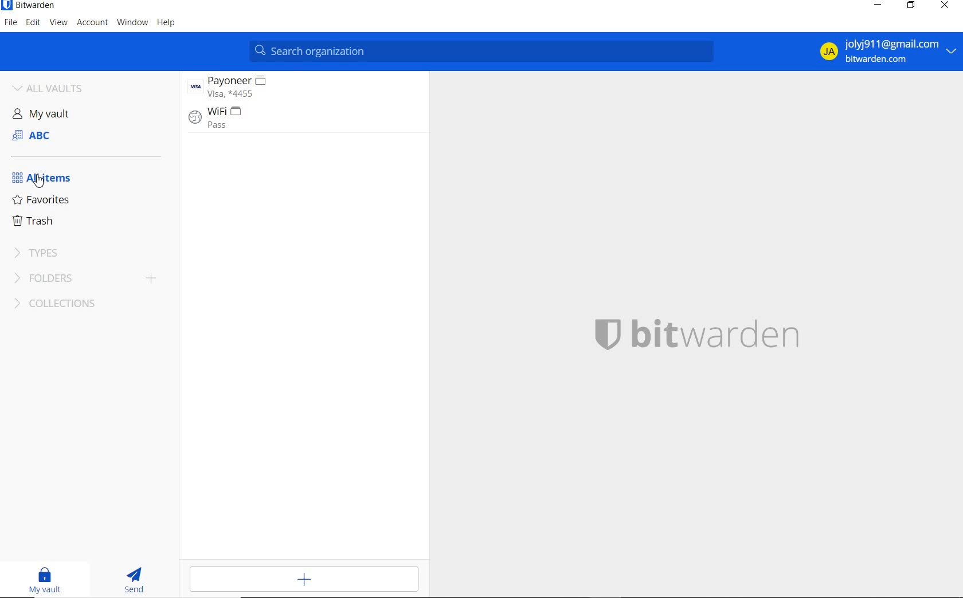  Describe the element at coordinates (138, 581) in the screenshot. I see `SEND` at that location.